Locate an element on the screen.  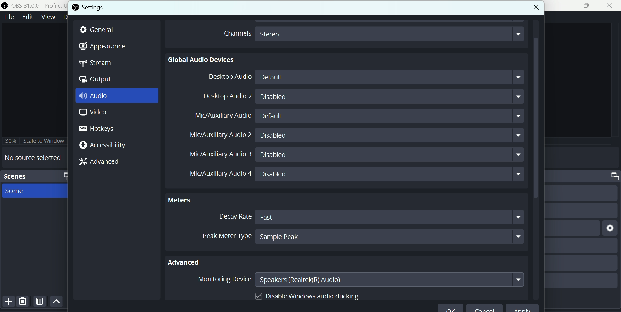
Hotkeys is located at coordinates (101, 129).